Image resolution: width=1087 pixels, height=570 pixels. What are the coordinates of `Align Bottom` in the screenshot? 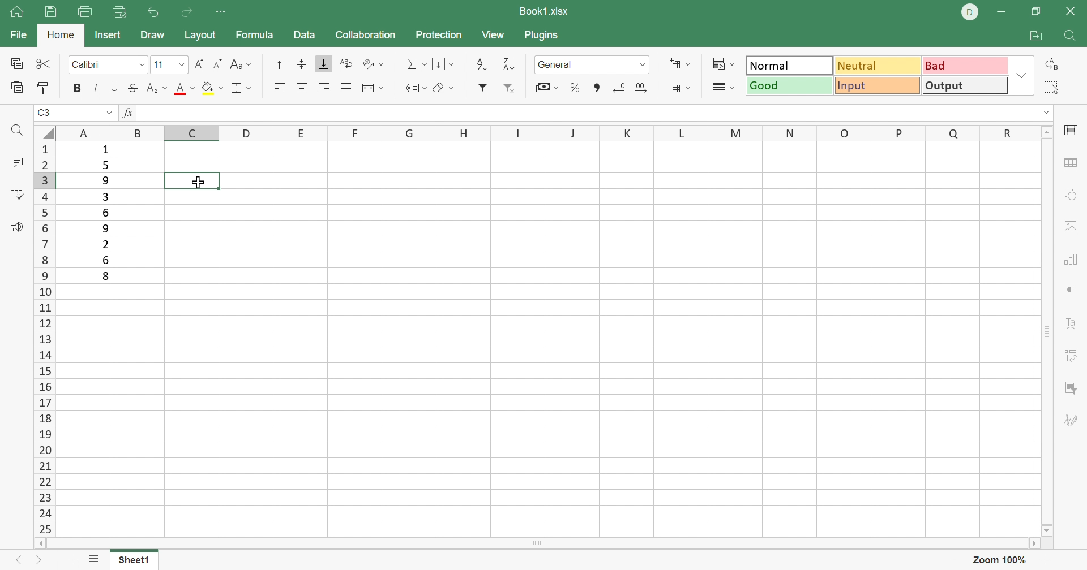 It's located at (324, 64).